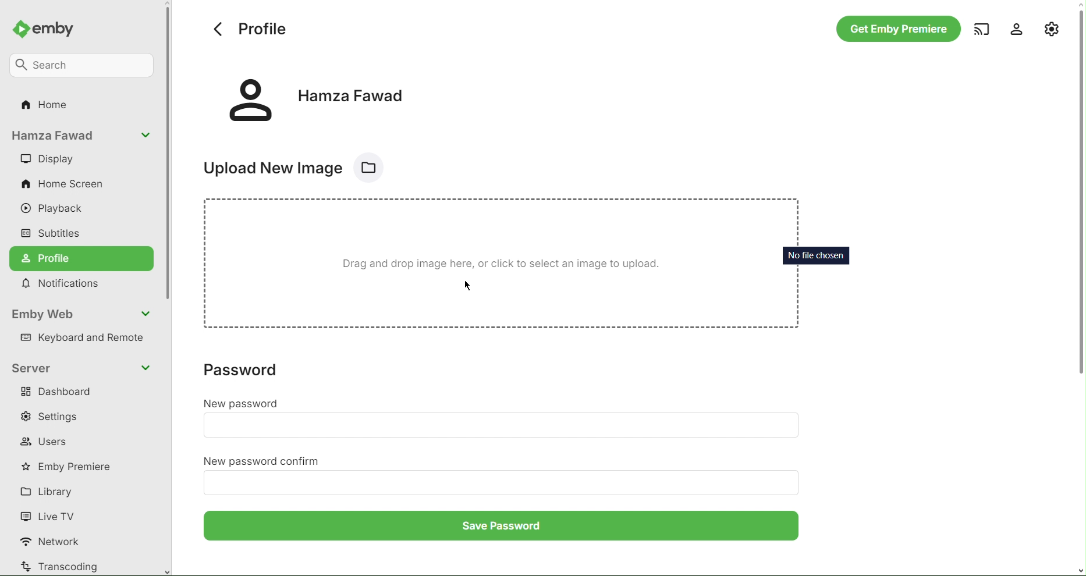 This screenshot has width=1086, height=576. What do you see at coordinates (52, 232) in the screenshot?
I see `Subtitles` at bounding box center [52, 232].